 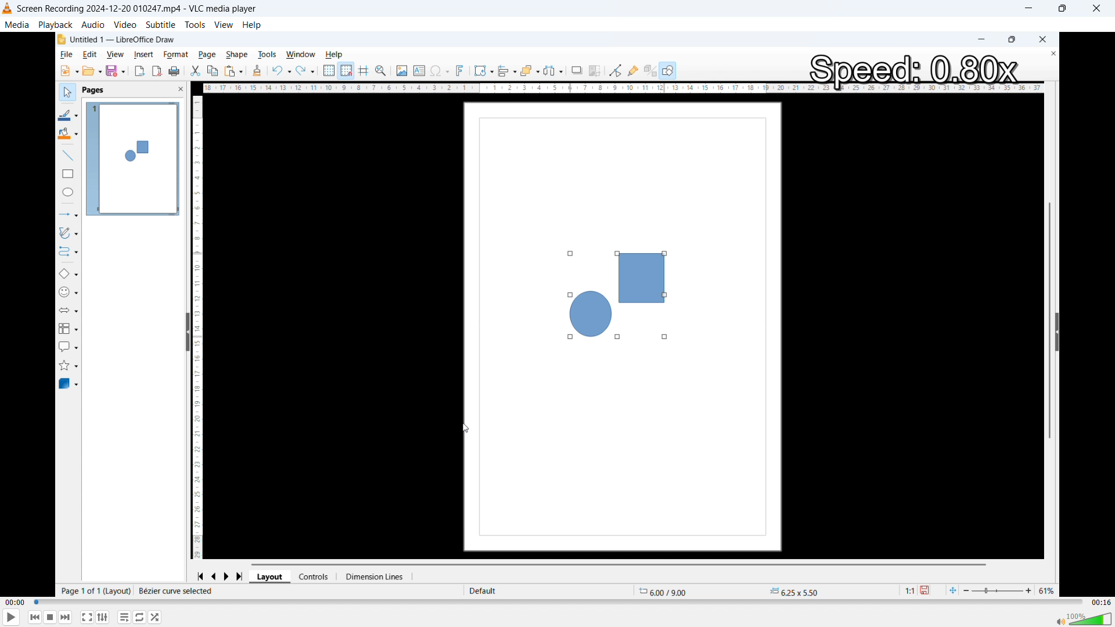 What do you see at coordinates (1096, 9) in the screenshot?
I see `close ` at bounding box center [1096, 9].